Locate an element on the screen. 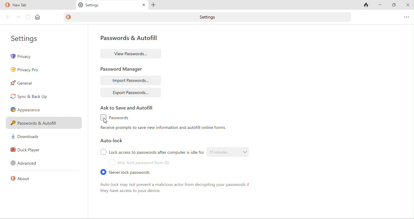 This screenshot has width=414, height=219. auto look may not prevent a malicious actor from decrypting your passwords if they have access to your device is located at coordinates (177, 189).